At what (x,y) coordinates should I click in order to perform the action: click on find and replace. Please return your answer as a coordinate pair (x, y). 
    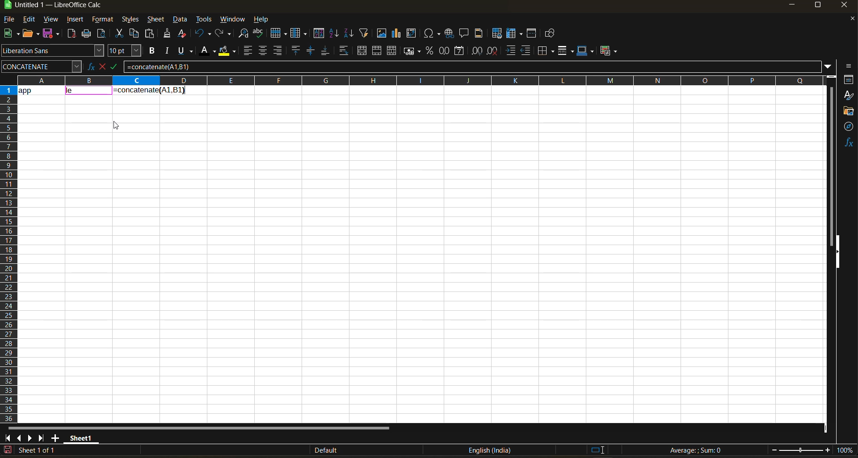
    Looking at the image, I should click on (244, 35).